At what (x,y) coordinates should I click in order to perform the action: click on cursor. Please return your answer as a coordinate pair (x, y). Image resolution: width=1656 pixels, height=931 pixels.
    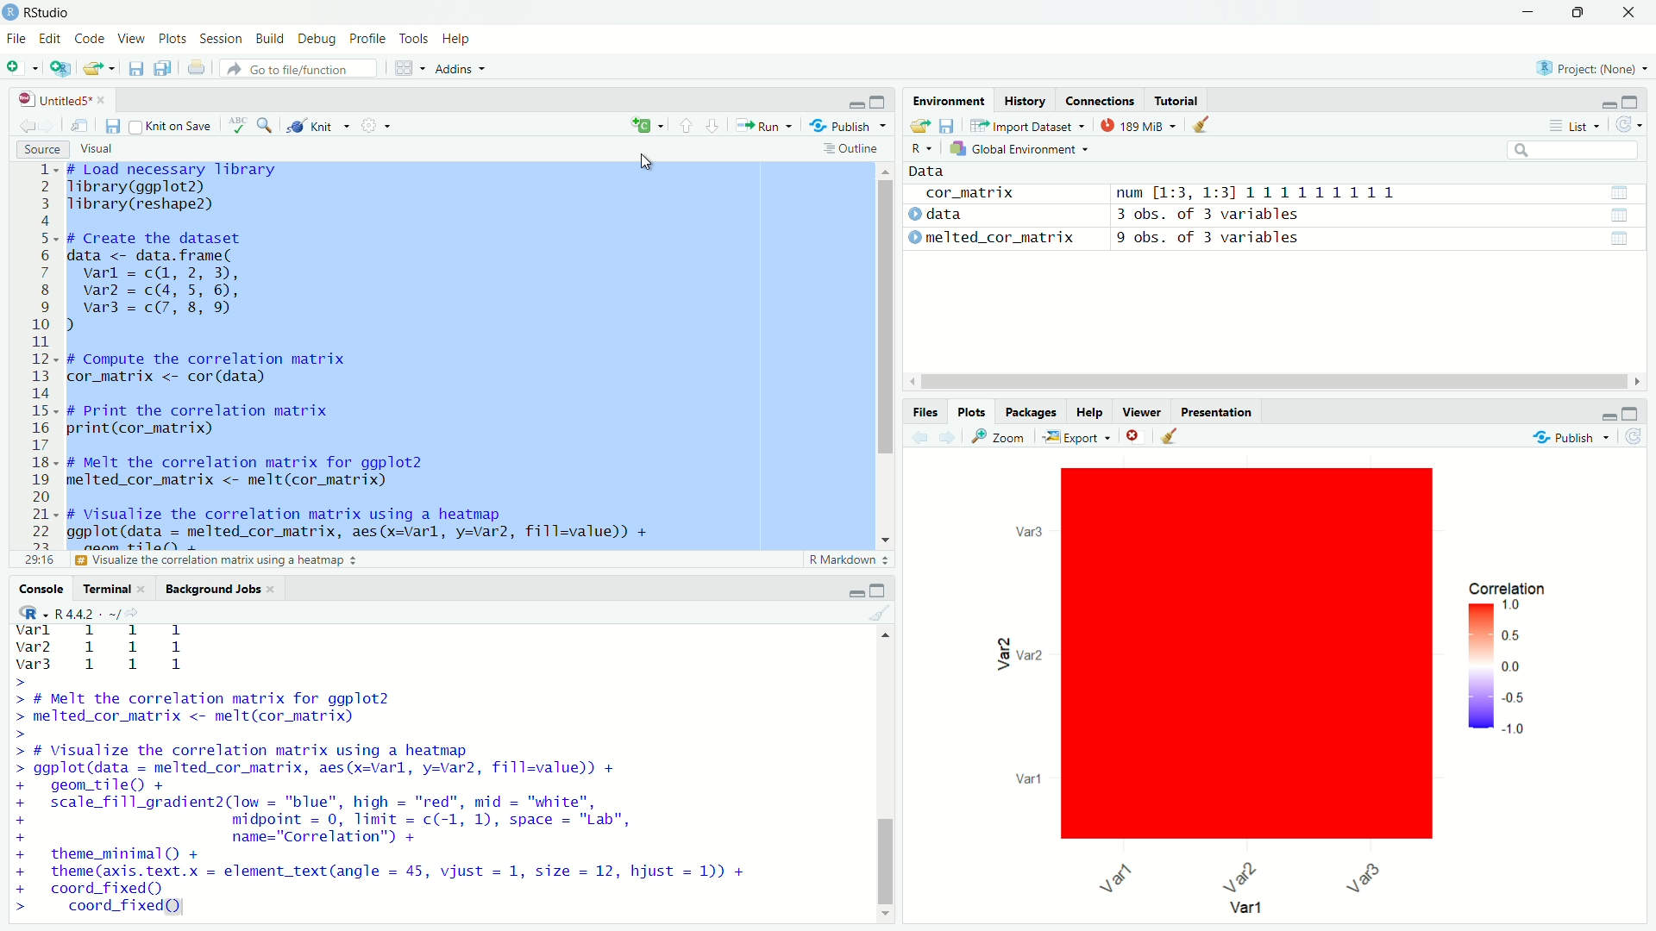
    Looking at the image, I should click on (645, 161).